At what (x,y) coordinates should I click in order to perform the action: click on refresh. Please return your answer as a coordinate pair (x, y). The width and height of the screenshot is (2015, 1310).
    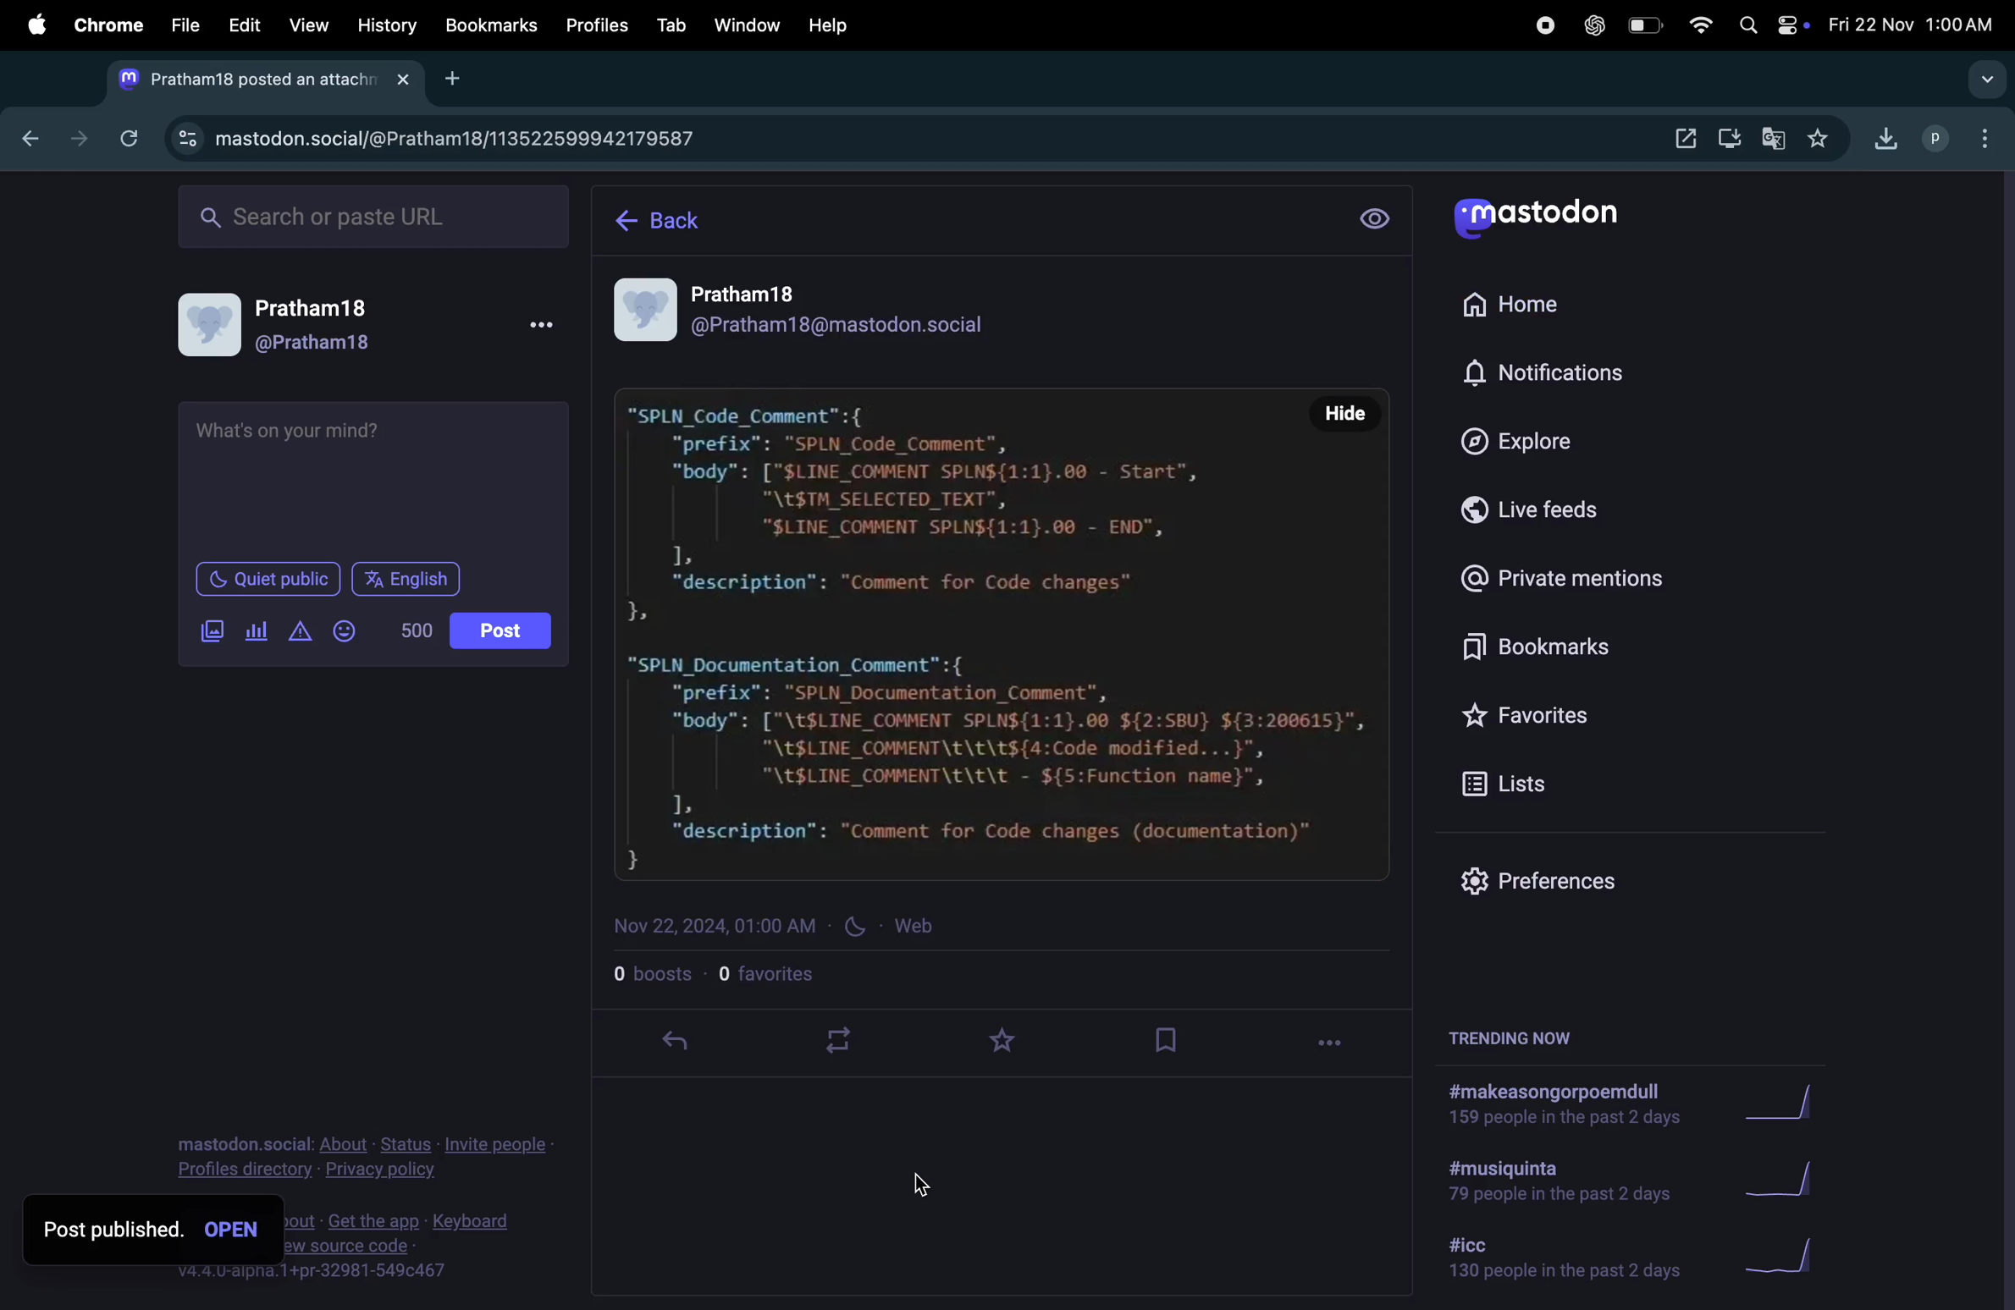
    Looking at the image, I should click on (129, 136).